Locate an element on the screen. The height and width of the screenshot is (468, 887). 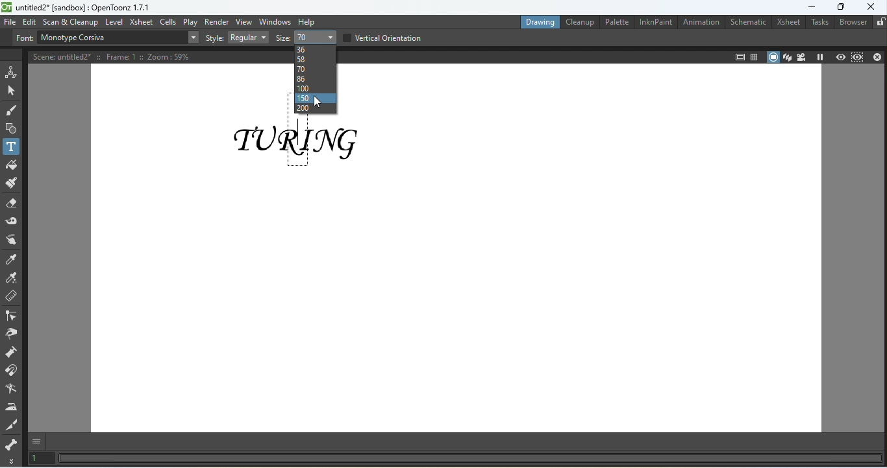
Maximize is located at coordinates (842, 7).